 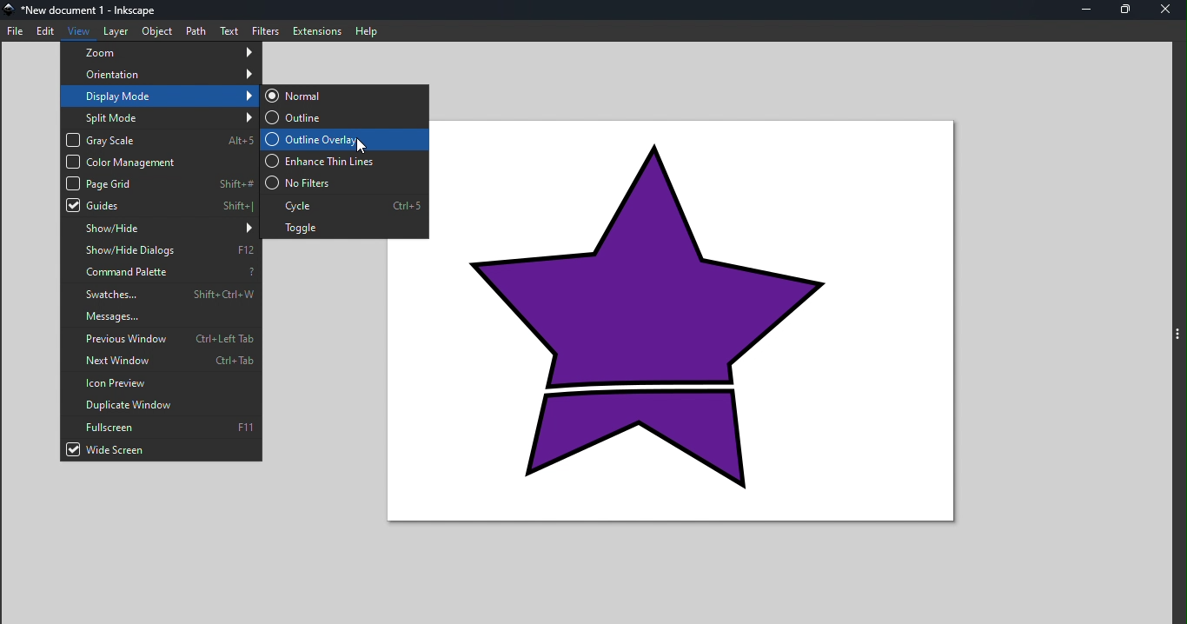 What do you see at coordinates (1166, 10) in the screenshot?
I see `Close` at bounding box center [1166, 10].